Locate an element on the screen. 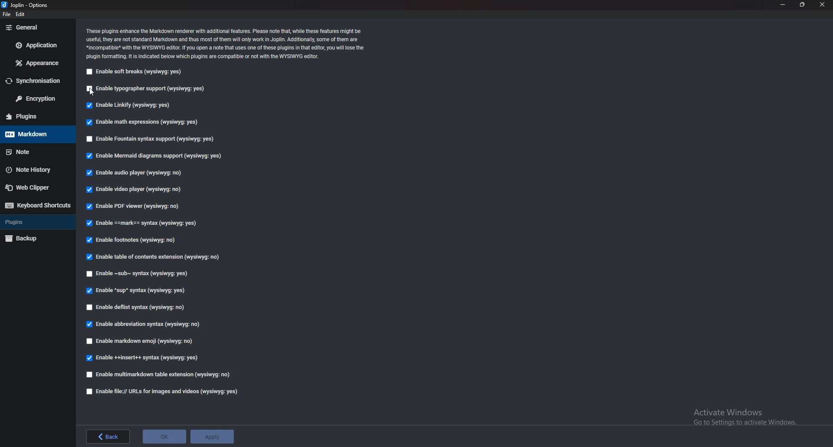 This screenshot has height=447, width=833. Enable sub syntax is located at coordinates (141, 273).